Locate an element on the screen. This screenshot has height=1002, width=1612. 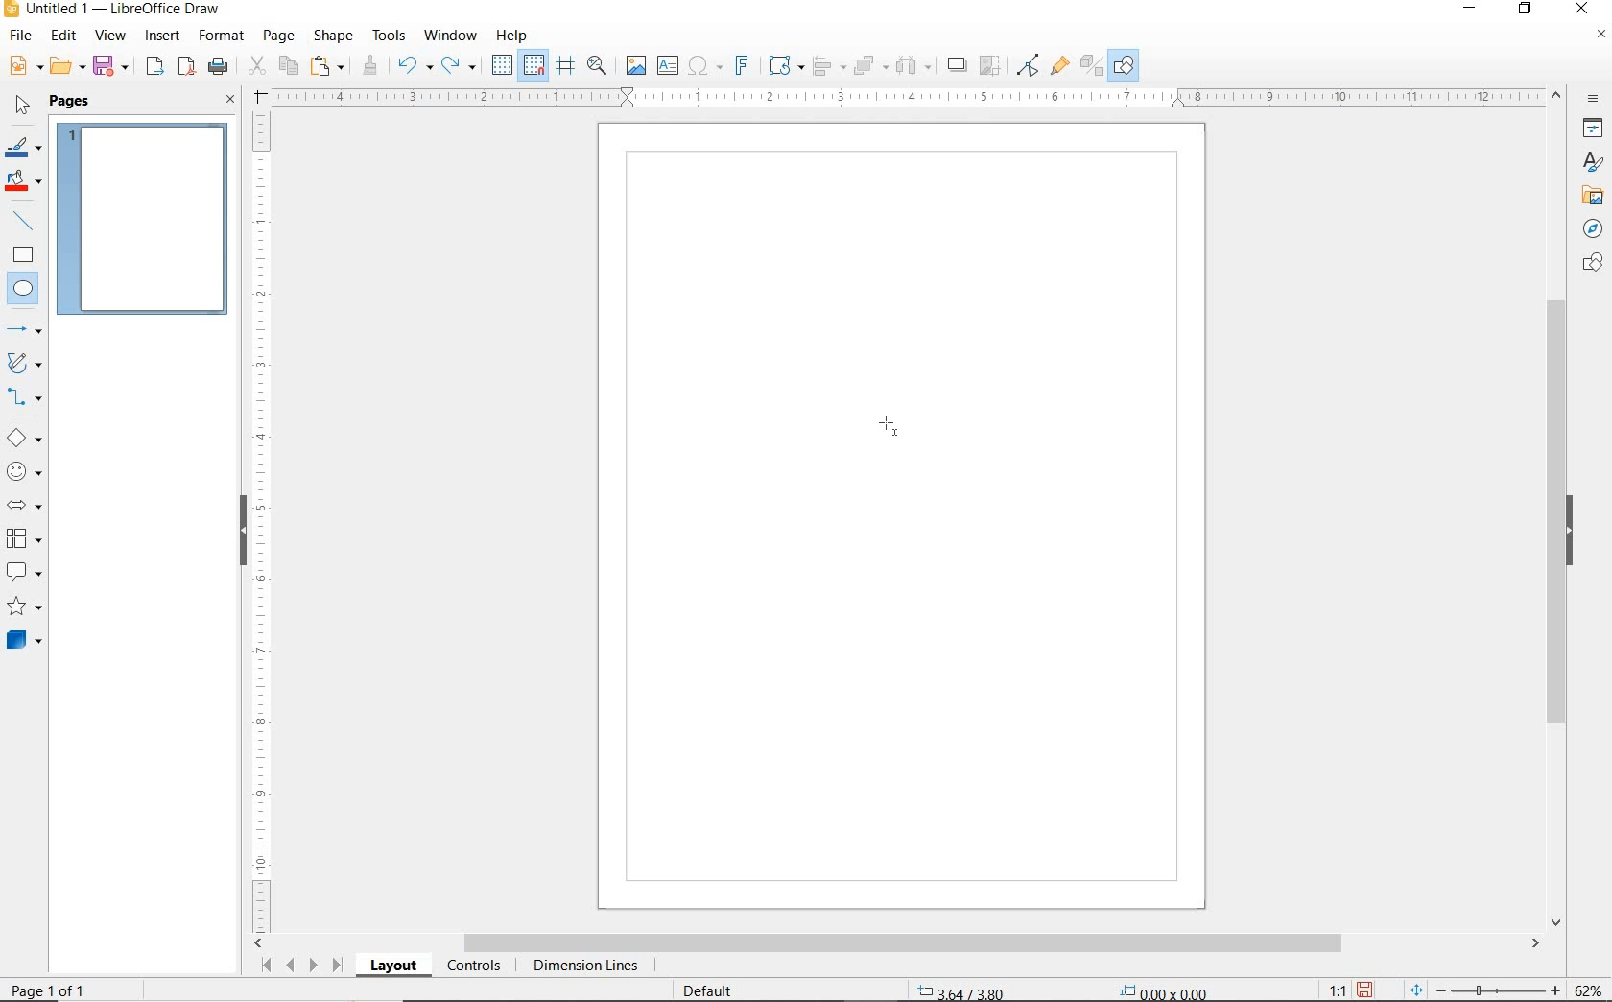
BASIC SHAPES is located at coordinates (25, 441).